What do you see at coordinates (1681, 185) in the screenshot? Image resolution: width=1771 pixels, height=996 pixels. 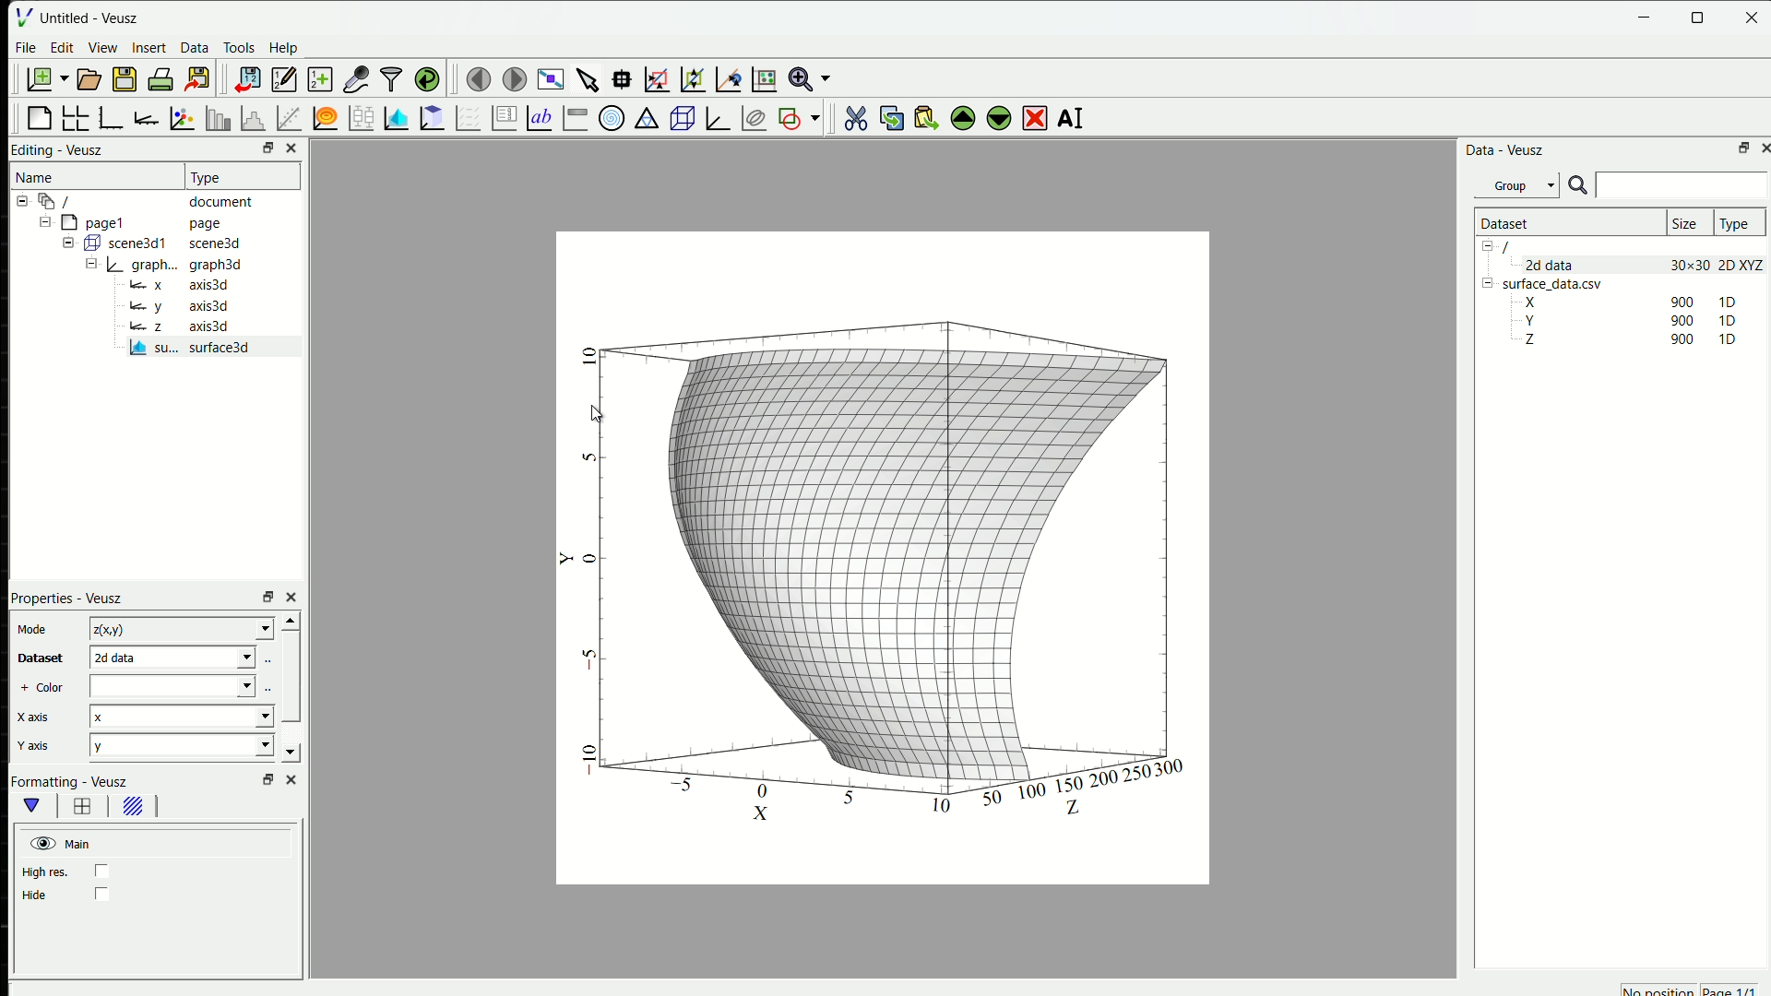 I see `search box` at bounding box center [1681, 185].